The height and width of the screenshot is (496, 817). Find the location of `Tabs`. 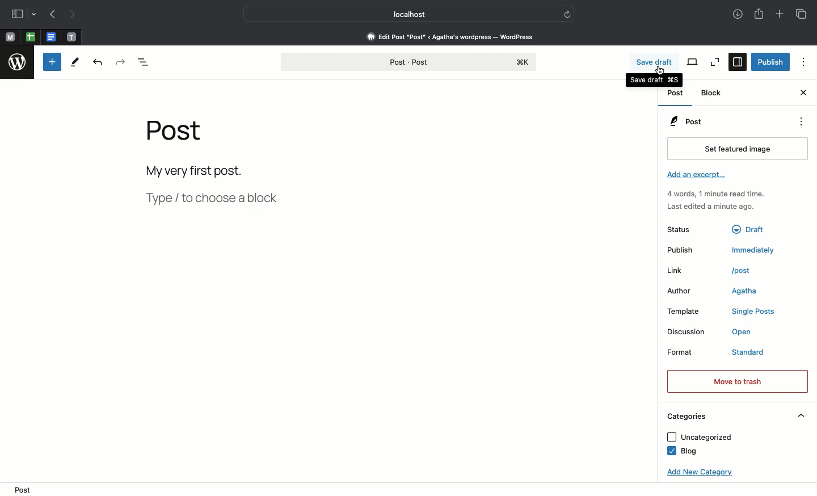

Tabs is located at coordinates (803, 14).